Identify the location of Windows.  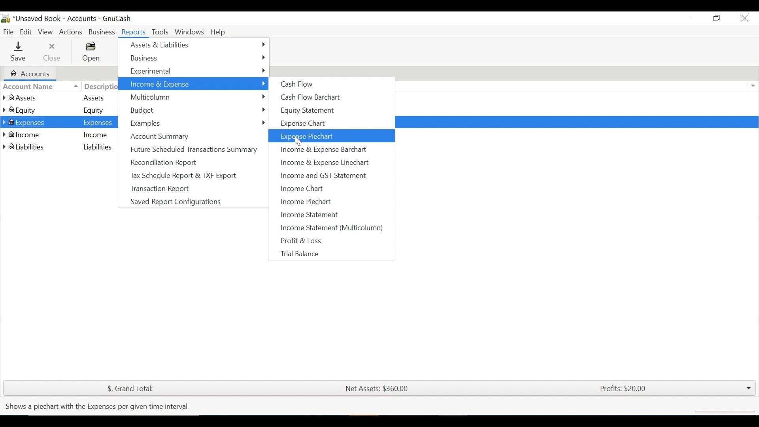
(189, 32).